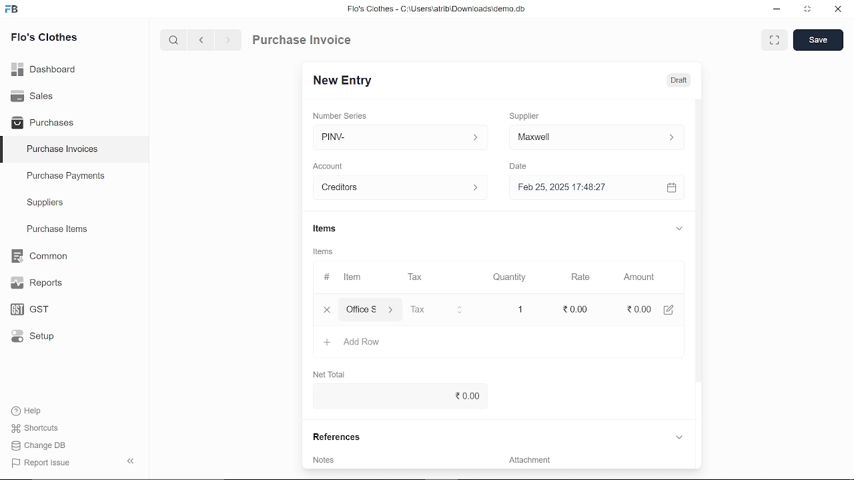 The height and width of the screenshot is (480, 854). Describe the element at coordinates (346, 79) in the screenshot. I see `New Entry` at that location.